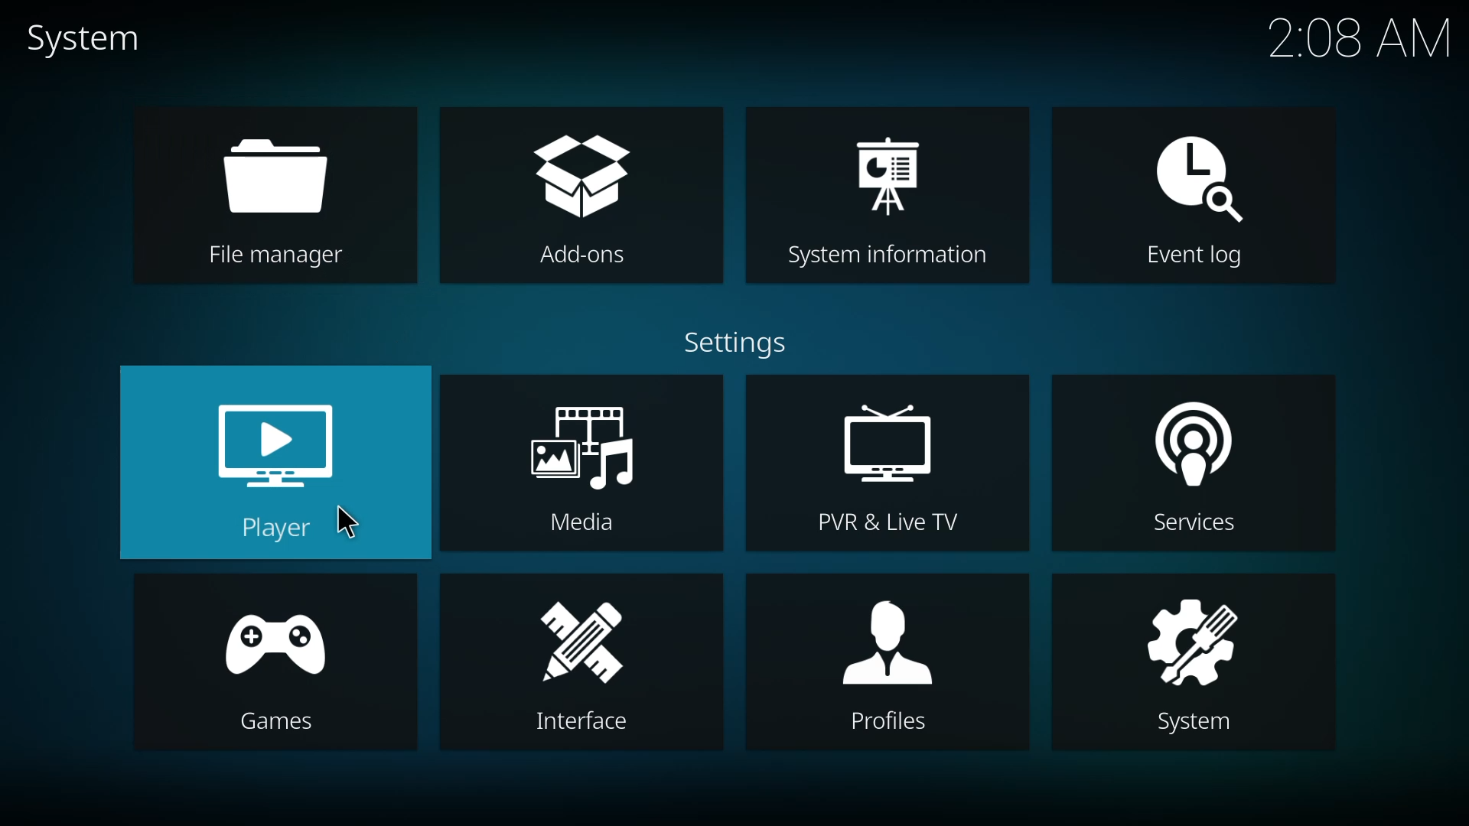  Describe the element at coordinates (1199, 469) in the screenshot. I see `services` at that location.